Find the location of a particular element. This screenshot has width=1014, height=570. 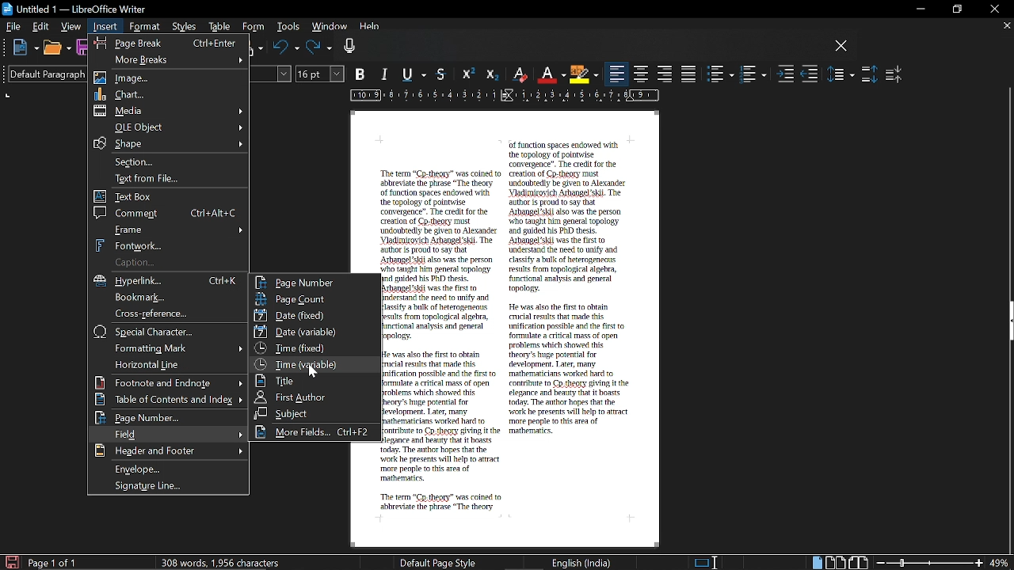

The first author  is located at coordinates (314, 397).